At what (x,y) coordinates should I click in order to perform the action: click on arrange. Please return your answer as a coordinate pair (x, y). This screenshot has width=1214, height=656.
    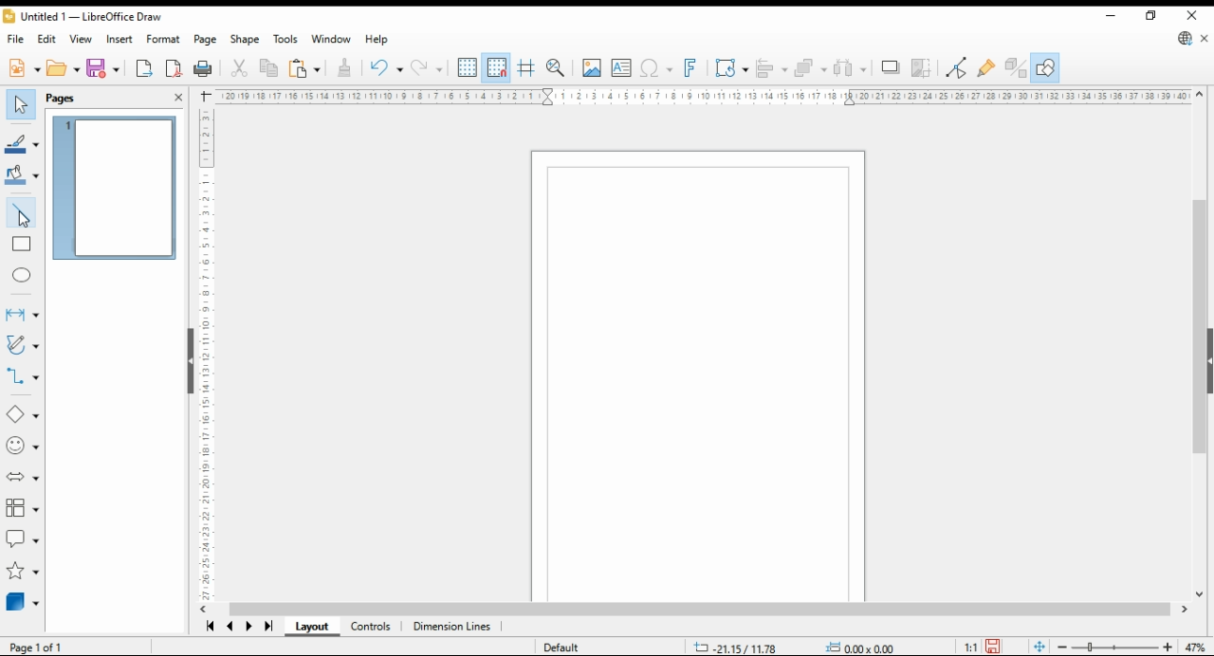
    Looking at the image, I should click on (811, 67).